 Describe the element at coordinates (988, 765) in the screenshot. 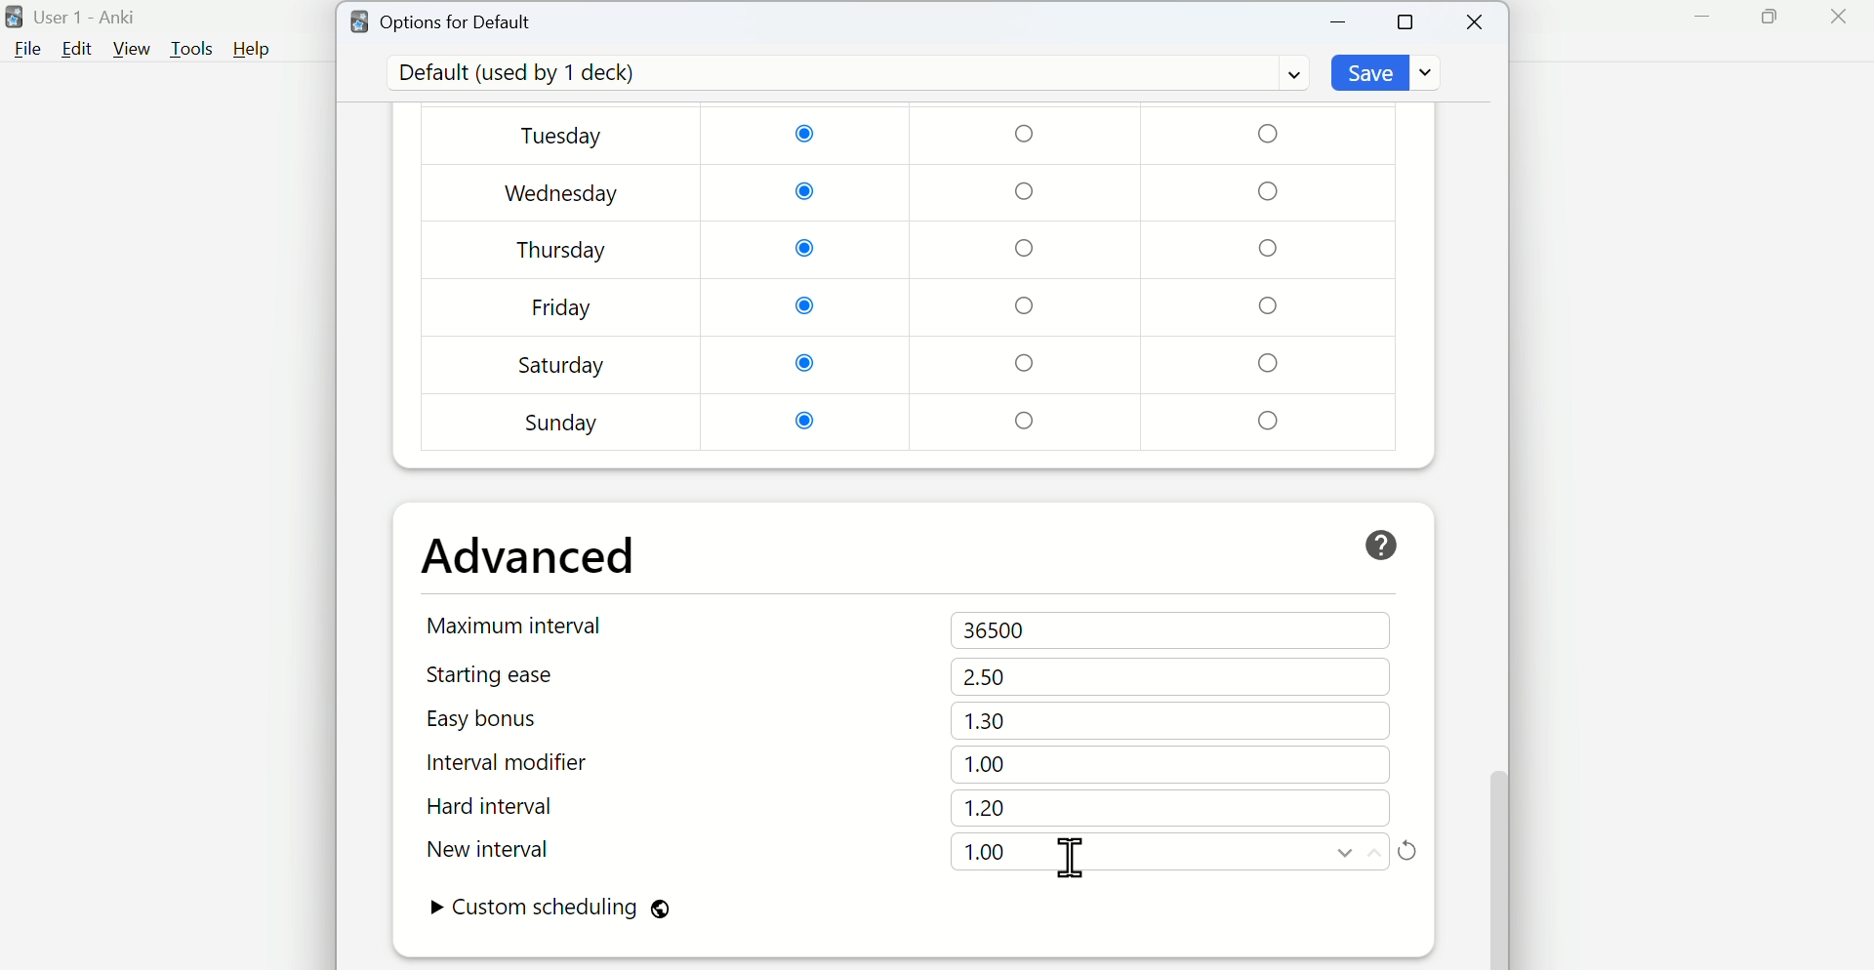

I see `1.00` at that location.